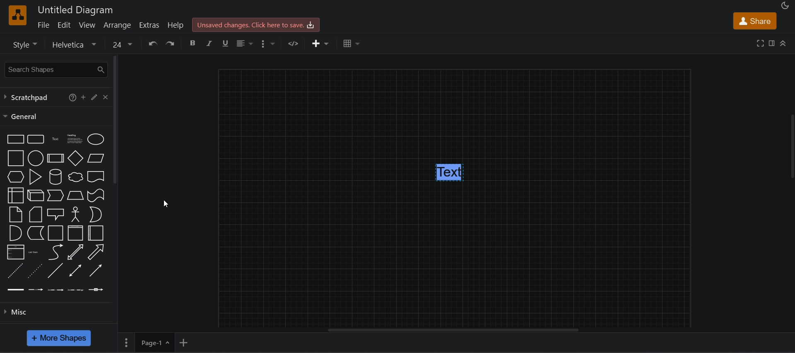 The image size is (795, 353). Describe the element at coordinates (176, 25) in the screenshot. I see `help` at that location.